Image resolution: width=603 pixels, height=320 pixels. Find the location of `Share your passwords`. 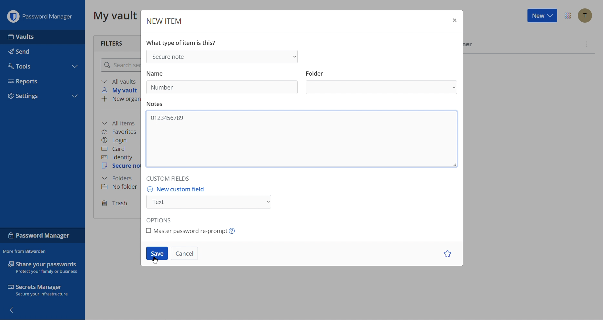

Share your passwords is located at coordinates (42, 267).